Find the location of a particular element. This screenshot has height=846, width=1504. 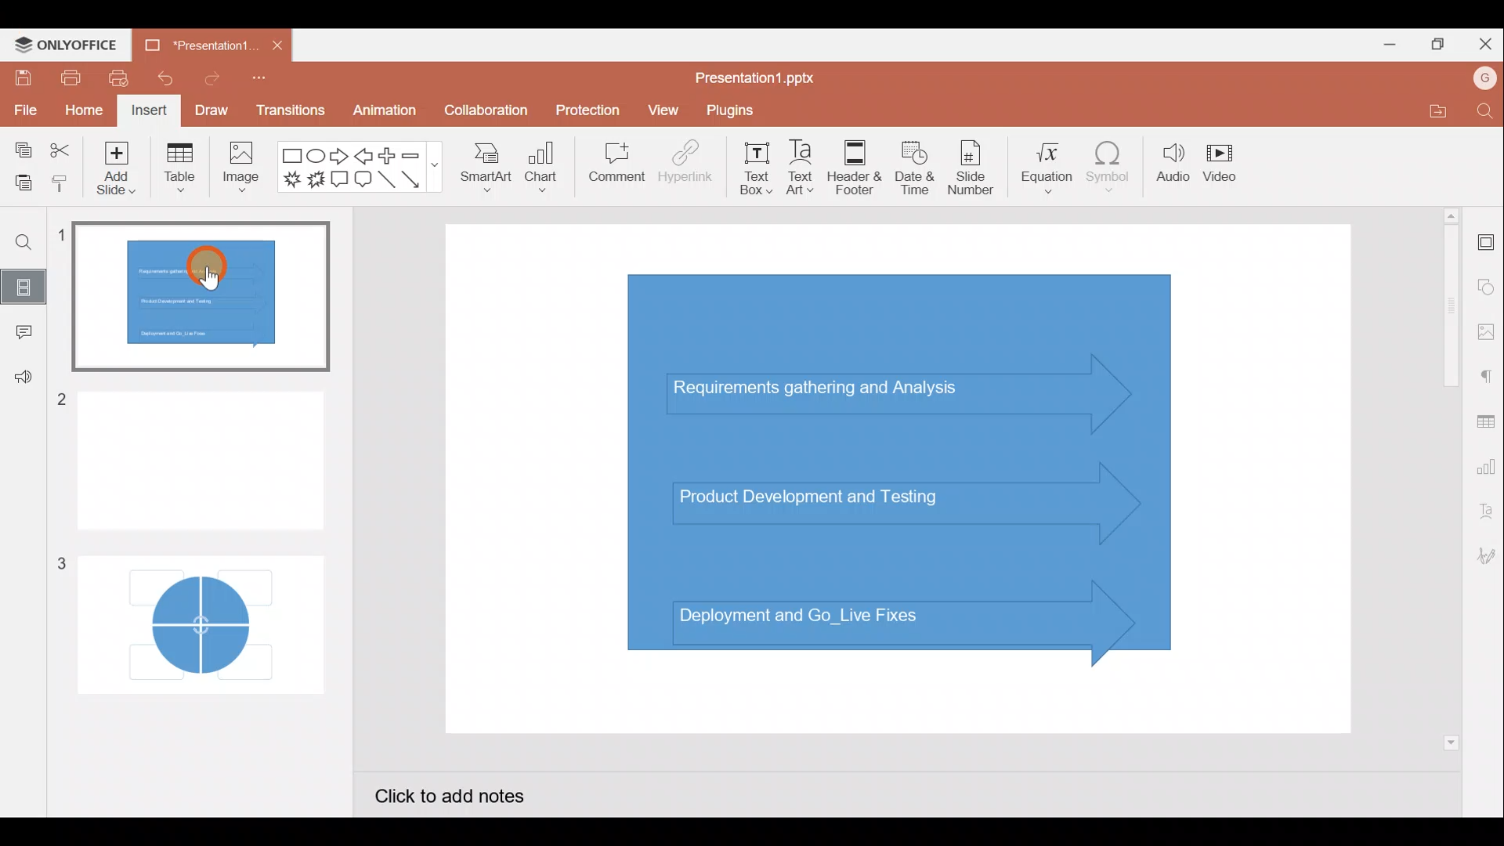

File is located at coordinates (23, 110).